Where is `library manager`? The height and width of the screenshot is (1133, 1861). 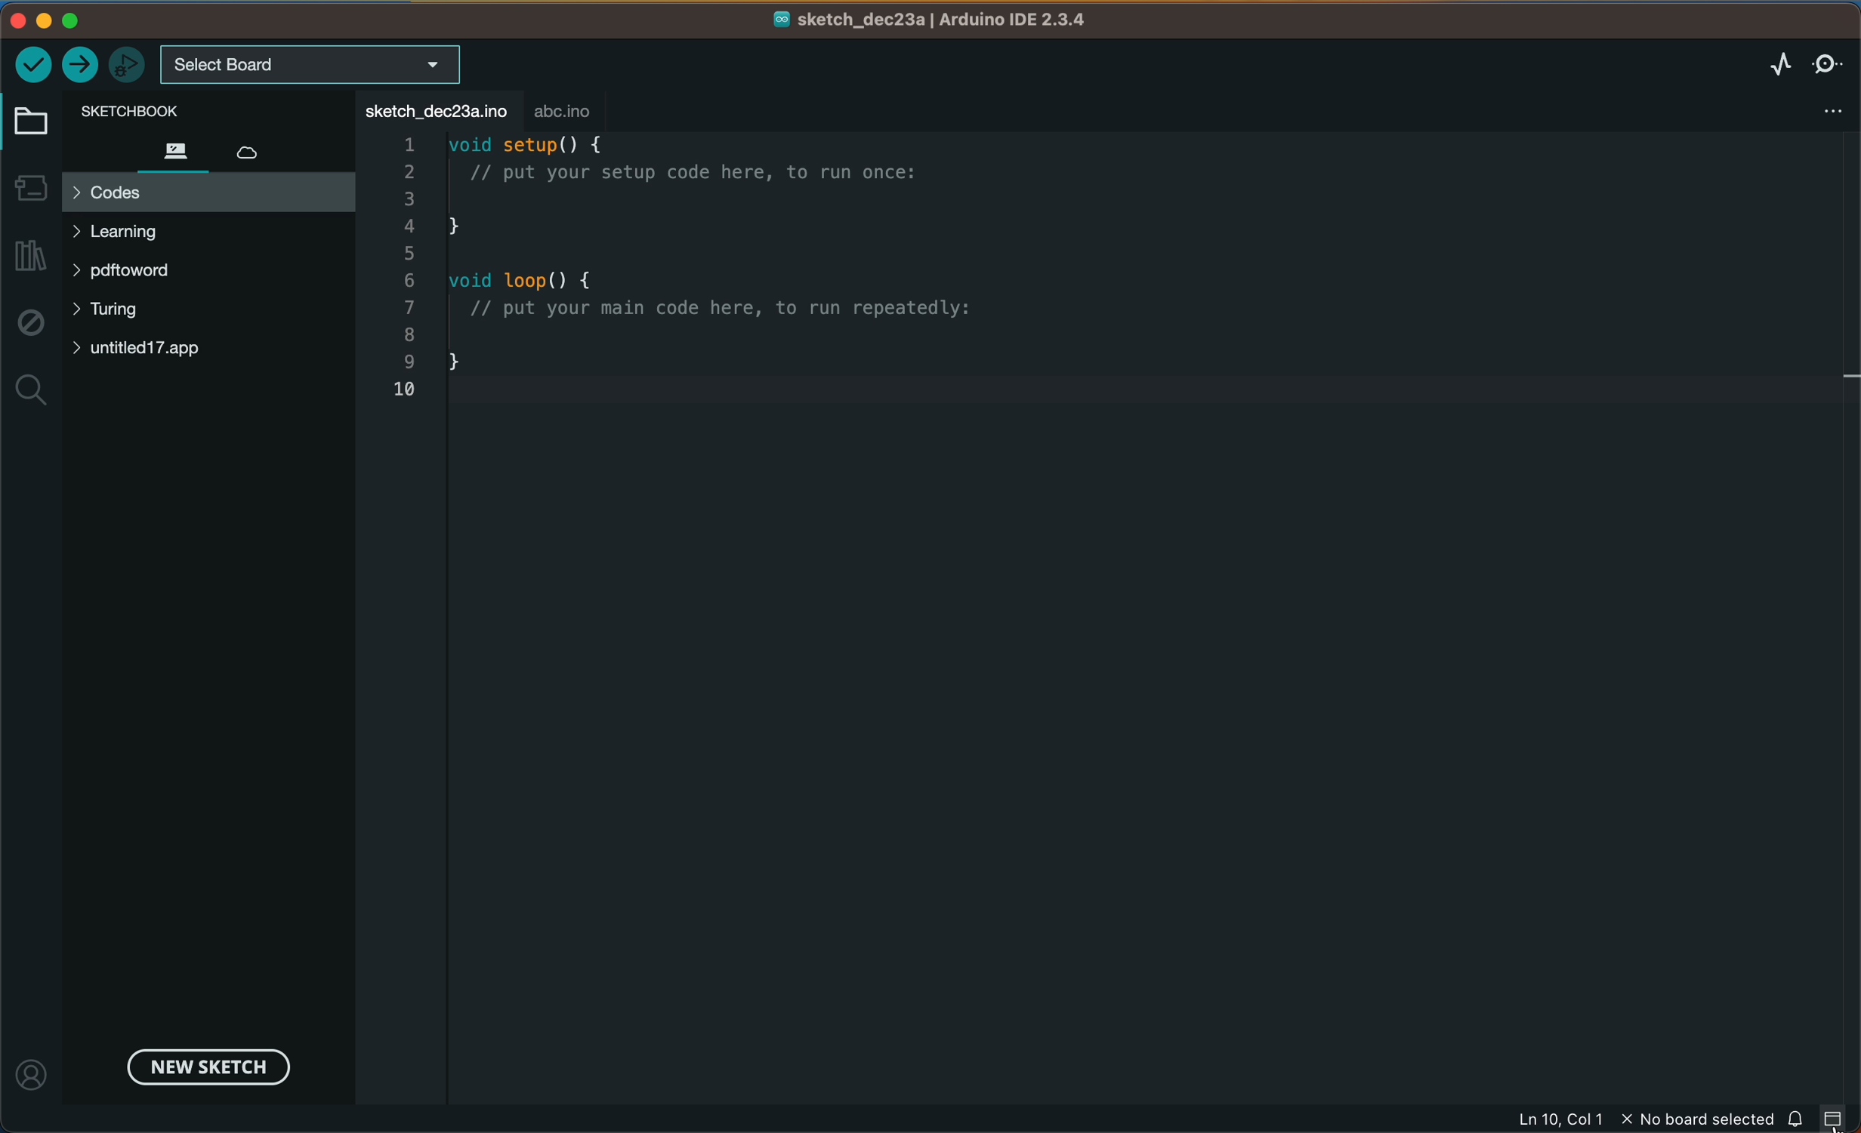 library manager is located at coordinates (29, 255).